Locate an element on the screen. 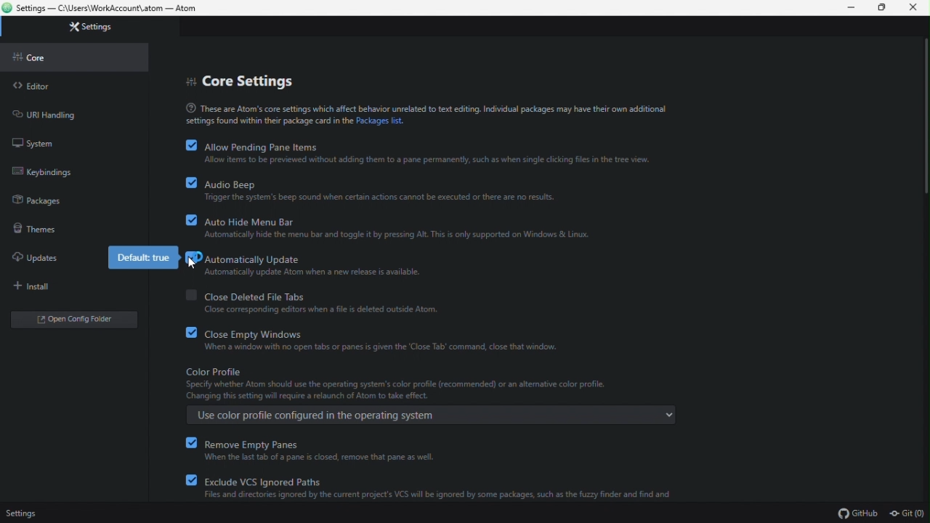  core is located at coordinates (33, 56).